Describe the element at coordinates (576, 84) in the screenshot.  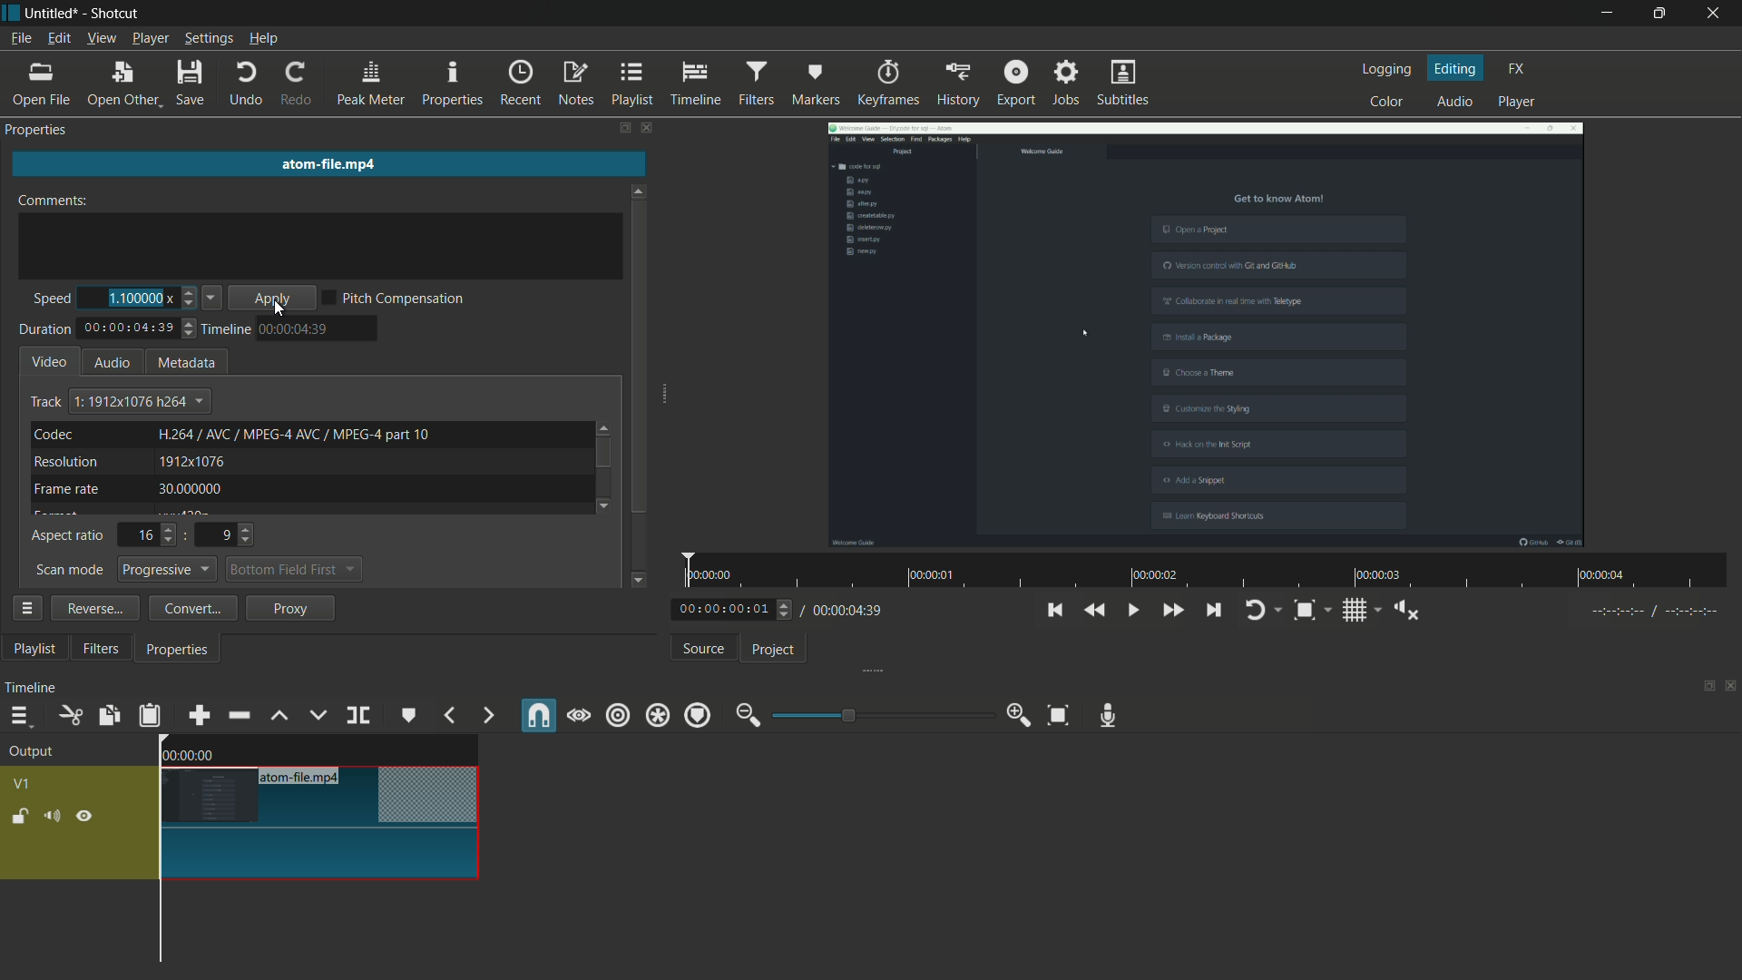
I see `notes` at that location.